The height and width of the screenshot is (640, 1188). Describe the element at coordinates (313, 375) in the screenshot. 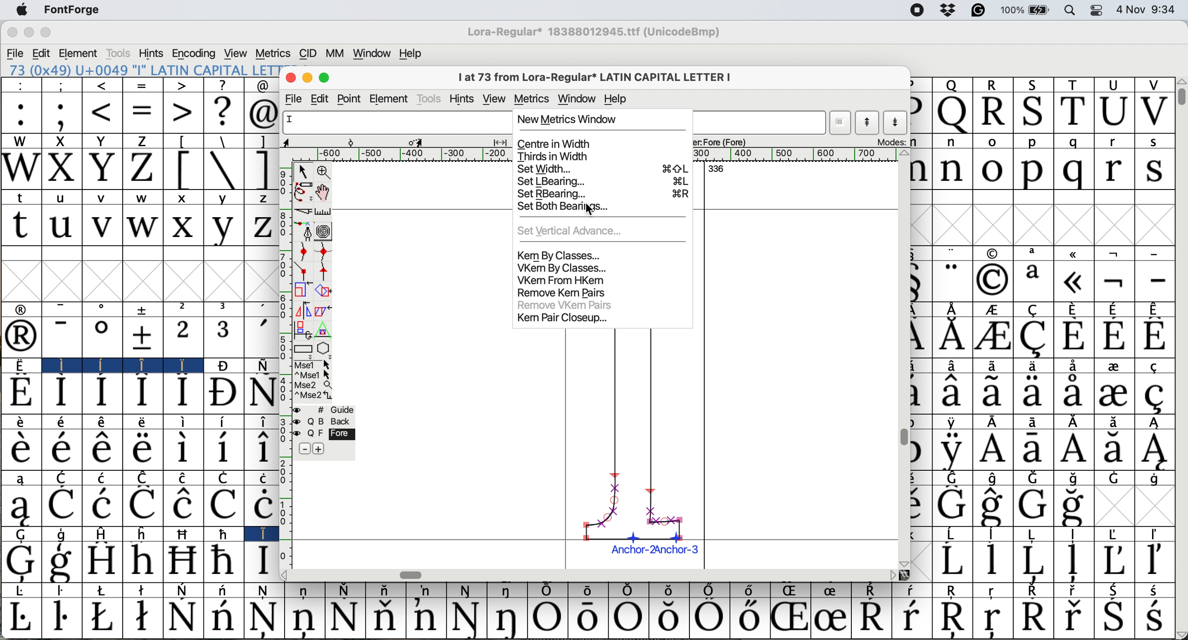

I see `^ Mse 1` at that location.